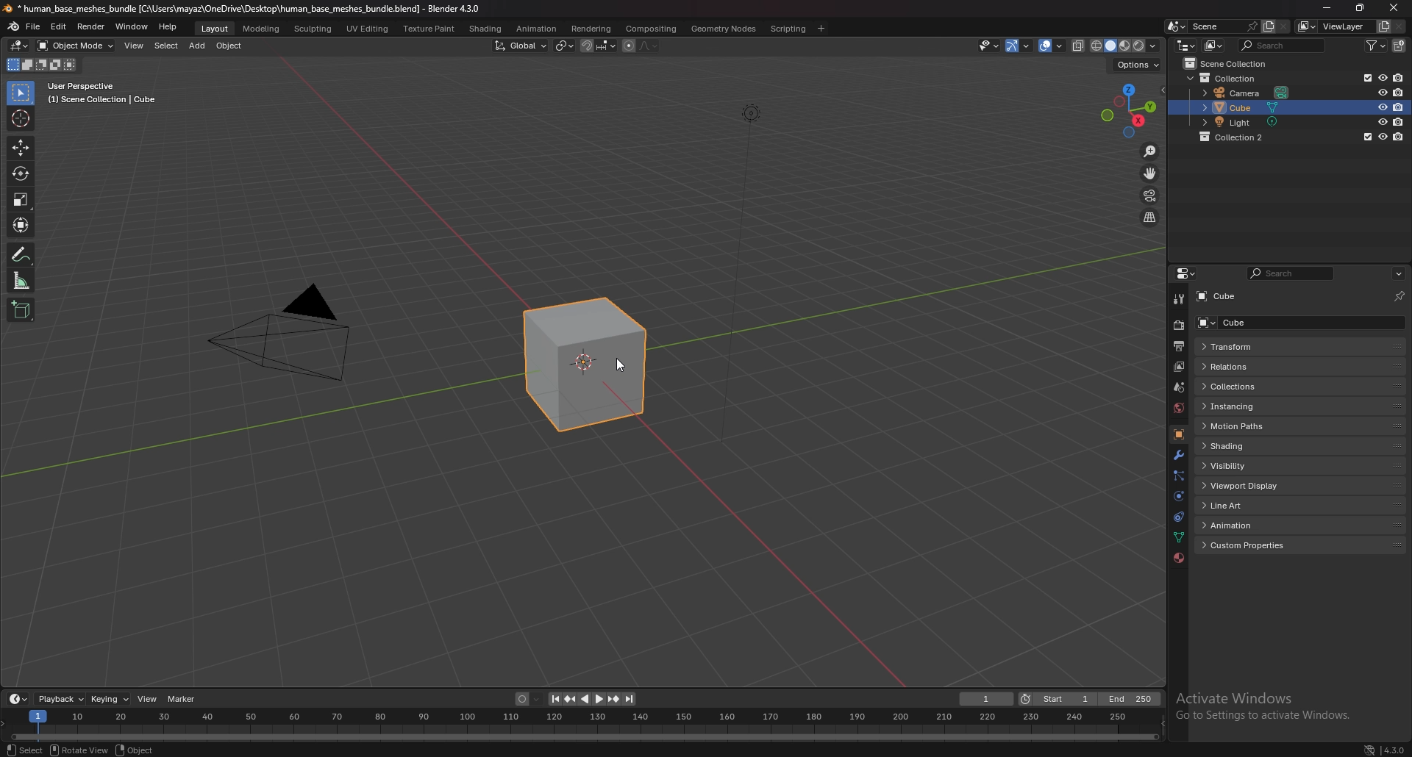 The image size is (1412, 757). Describe the element at coordinates (22, 200) in the screenshot. I see `scale` at that location.